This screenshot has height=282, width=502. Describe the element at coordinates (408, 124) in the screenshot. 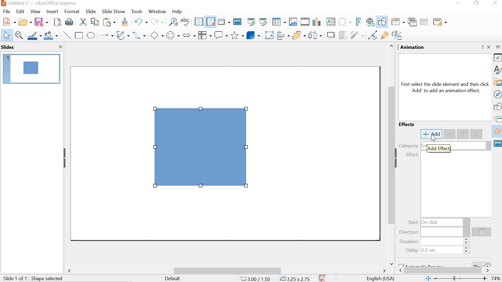

I see `effects` at that location.